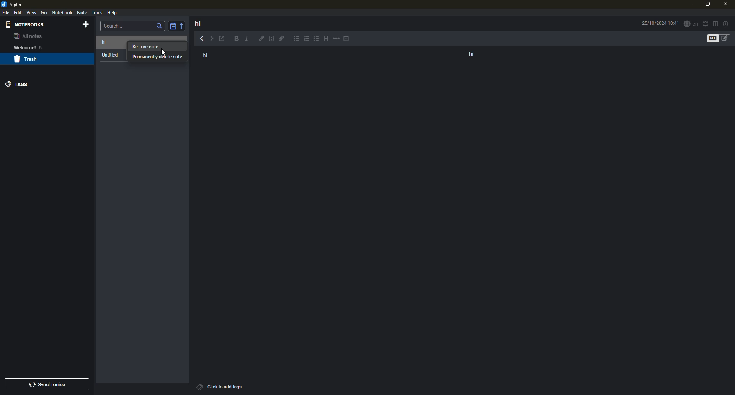  I want to click on forward, so click(214, 39).